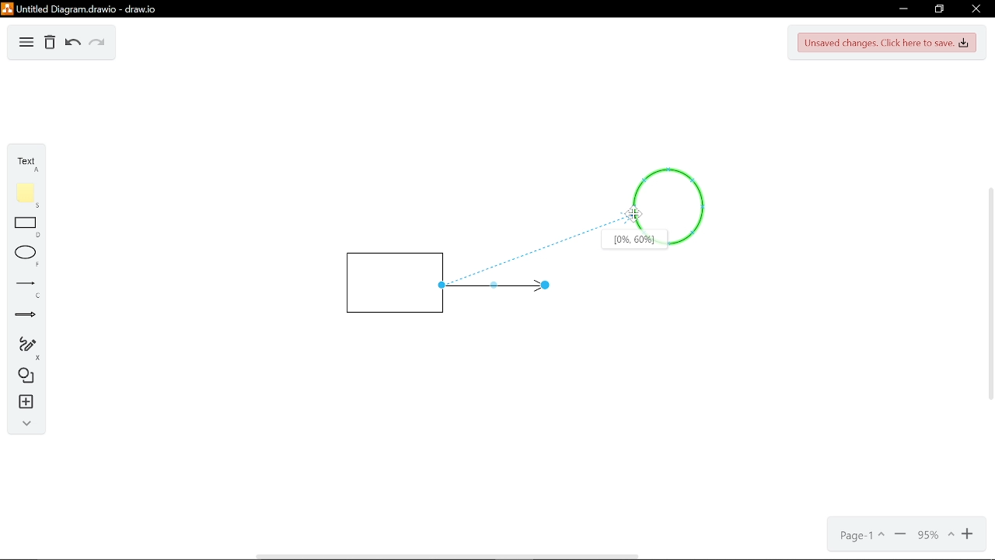 The width and height of the screenshot is (995, 560). I want to click on Minimize, so click(901, 536).